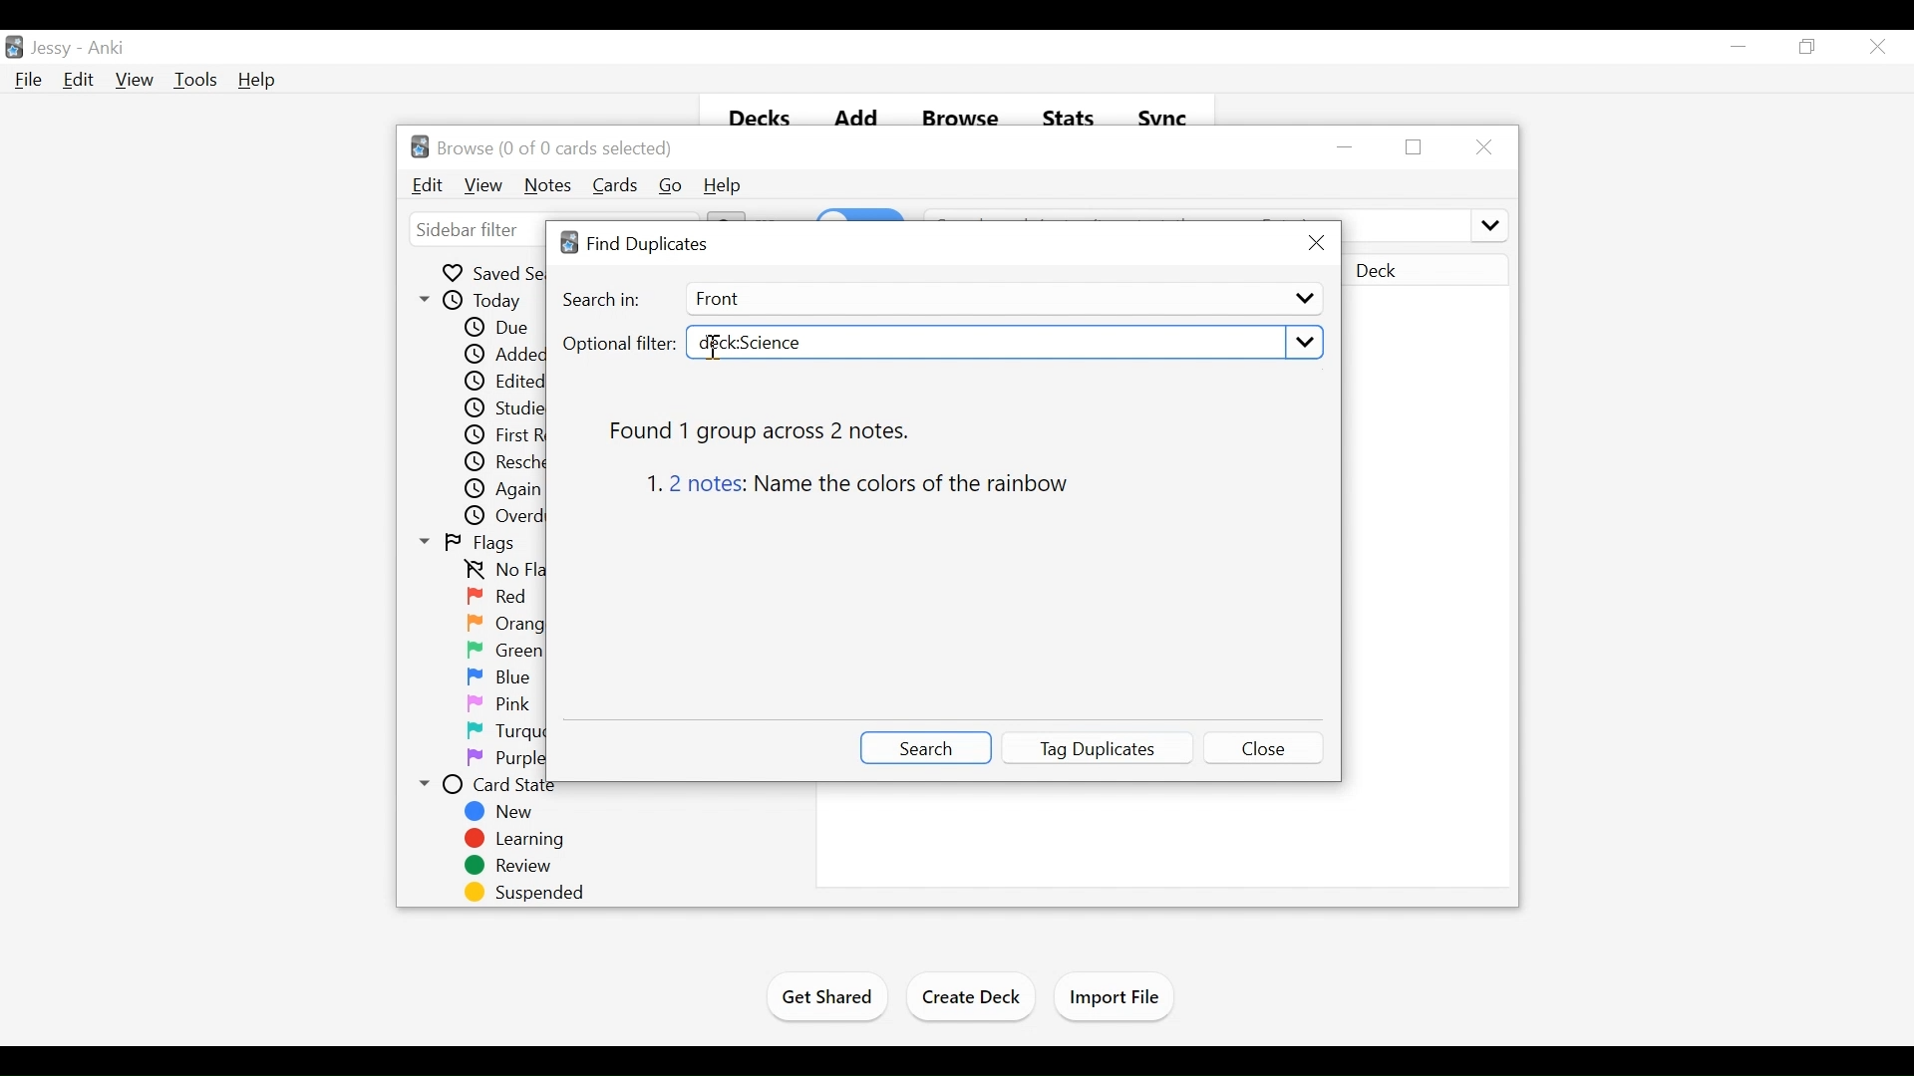 Image resolution: width=1914 pixels, height=1076 pixels. Describe the element at coordinates (107, 50) in the screenshot. I see `Anki` at that location.